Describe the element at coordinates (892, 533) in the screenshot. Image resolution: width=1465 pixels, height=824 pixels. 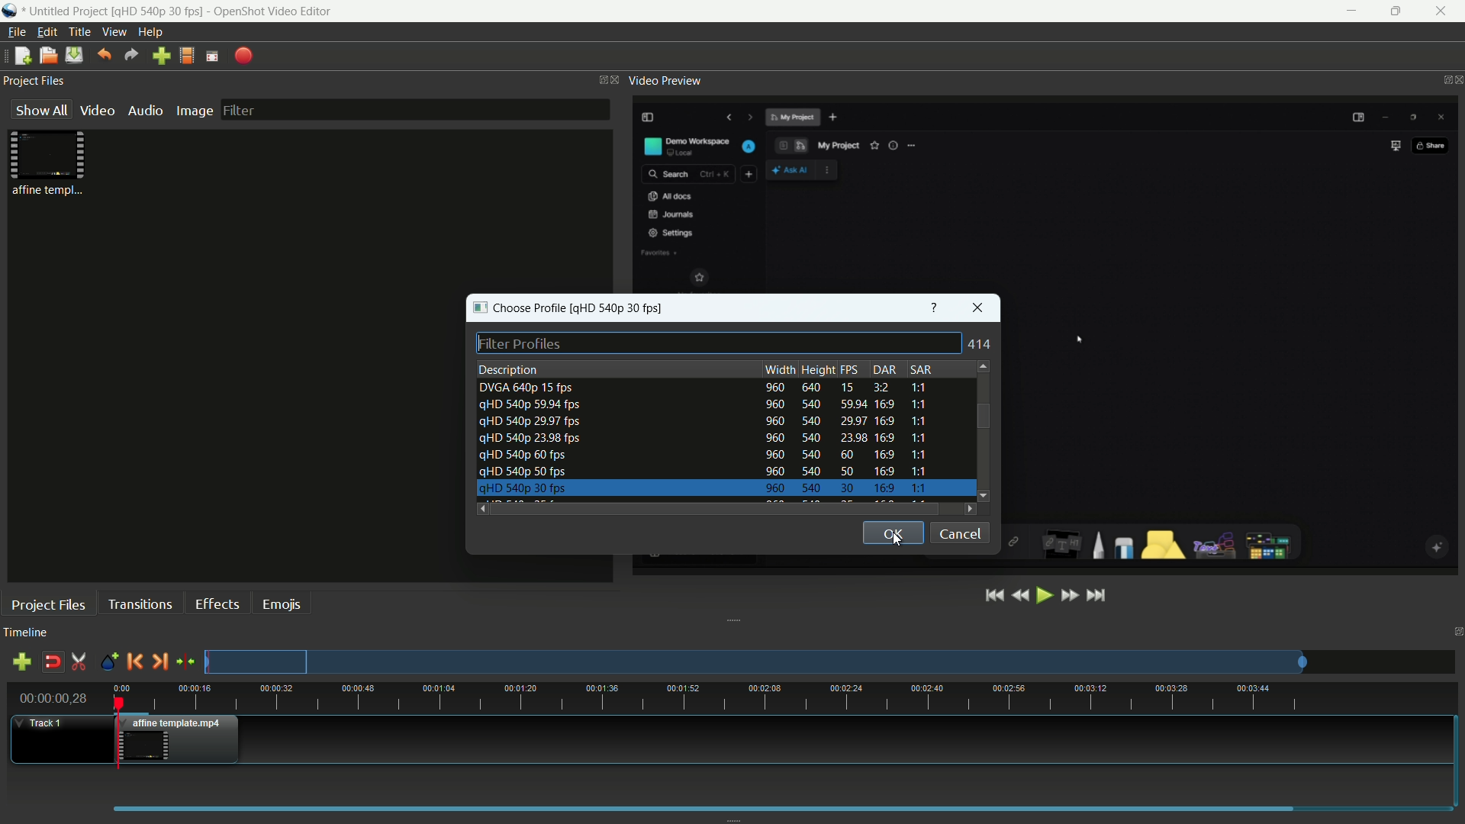
I see `ok` at that location.